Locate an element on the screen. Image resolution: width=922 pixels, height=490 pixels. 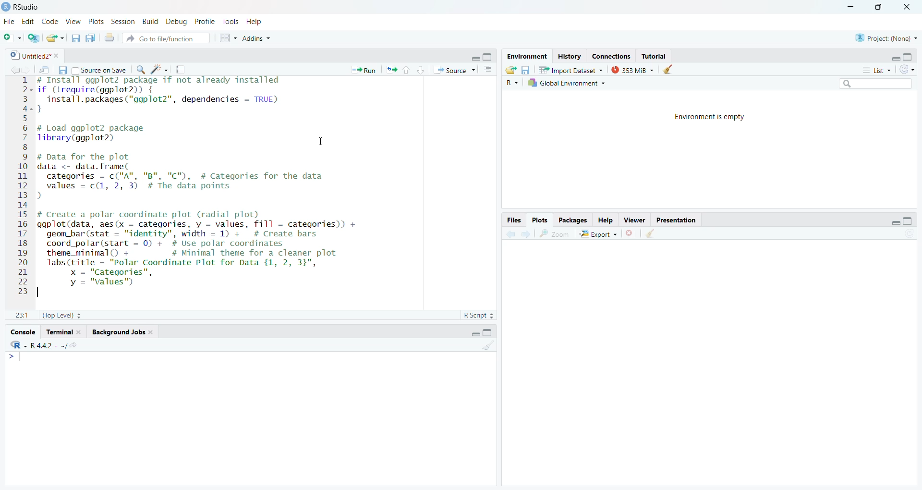
search bar is located at coordinates (878, 85).